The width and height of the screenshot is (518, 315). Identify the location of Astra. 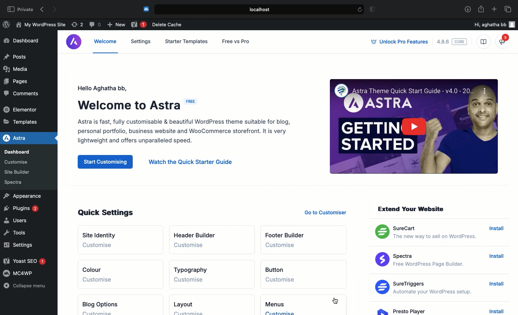
(16, 139).